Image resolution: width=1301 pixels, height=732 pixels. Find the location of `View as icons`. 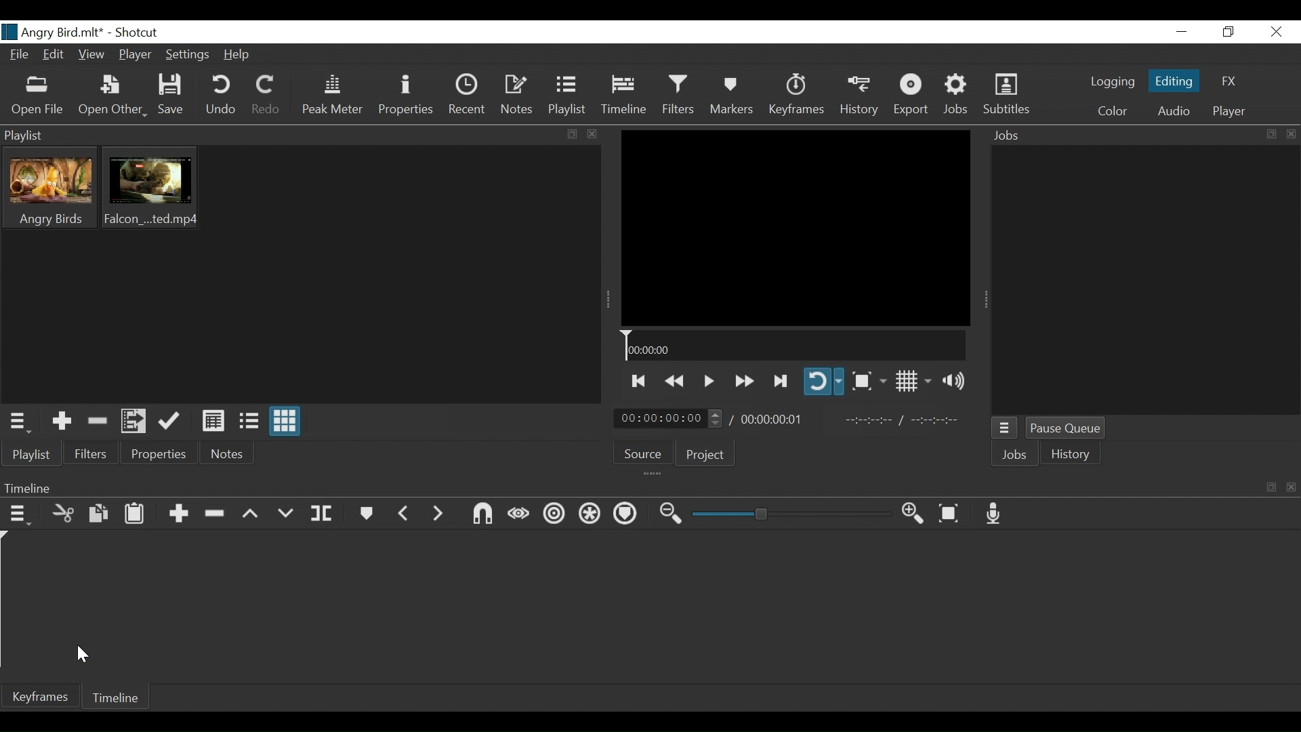

View as icons is located at coordinates (285, 422).